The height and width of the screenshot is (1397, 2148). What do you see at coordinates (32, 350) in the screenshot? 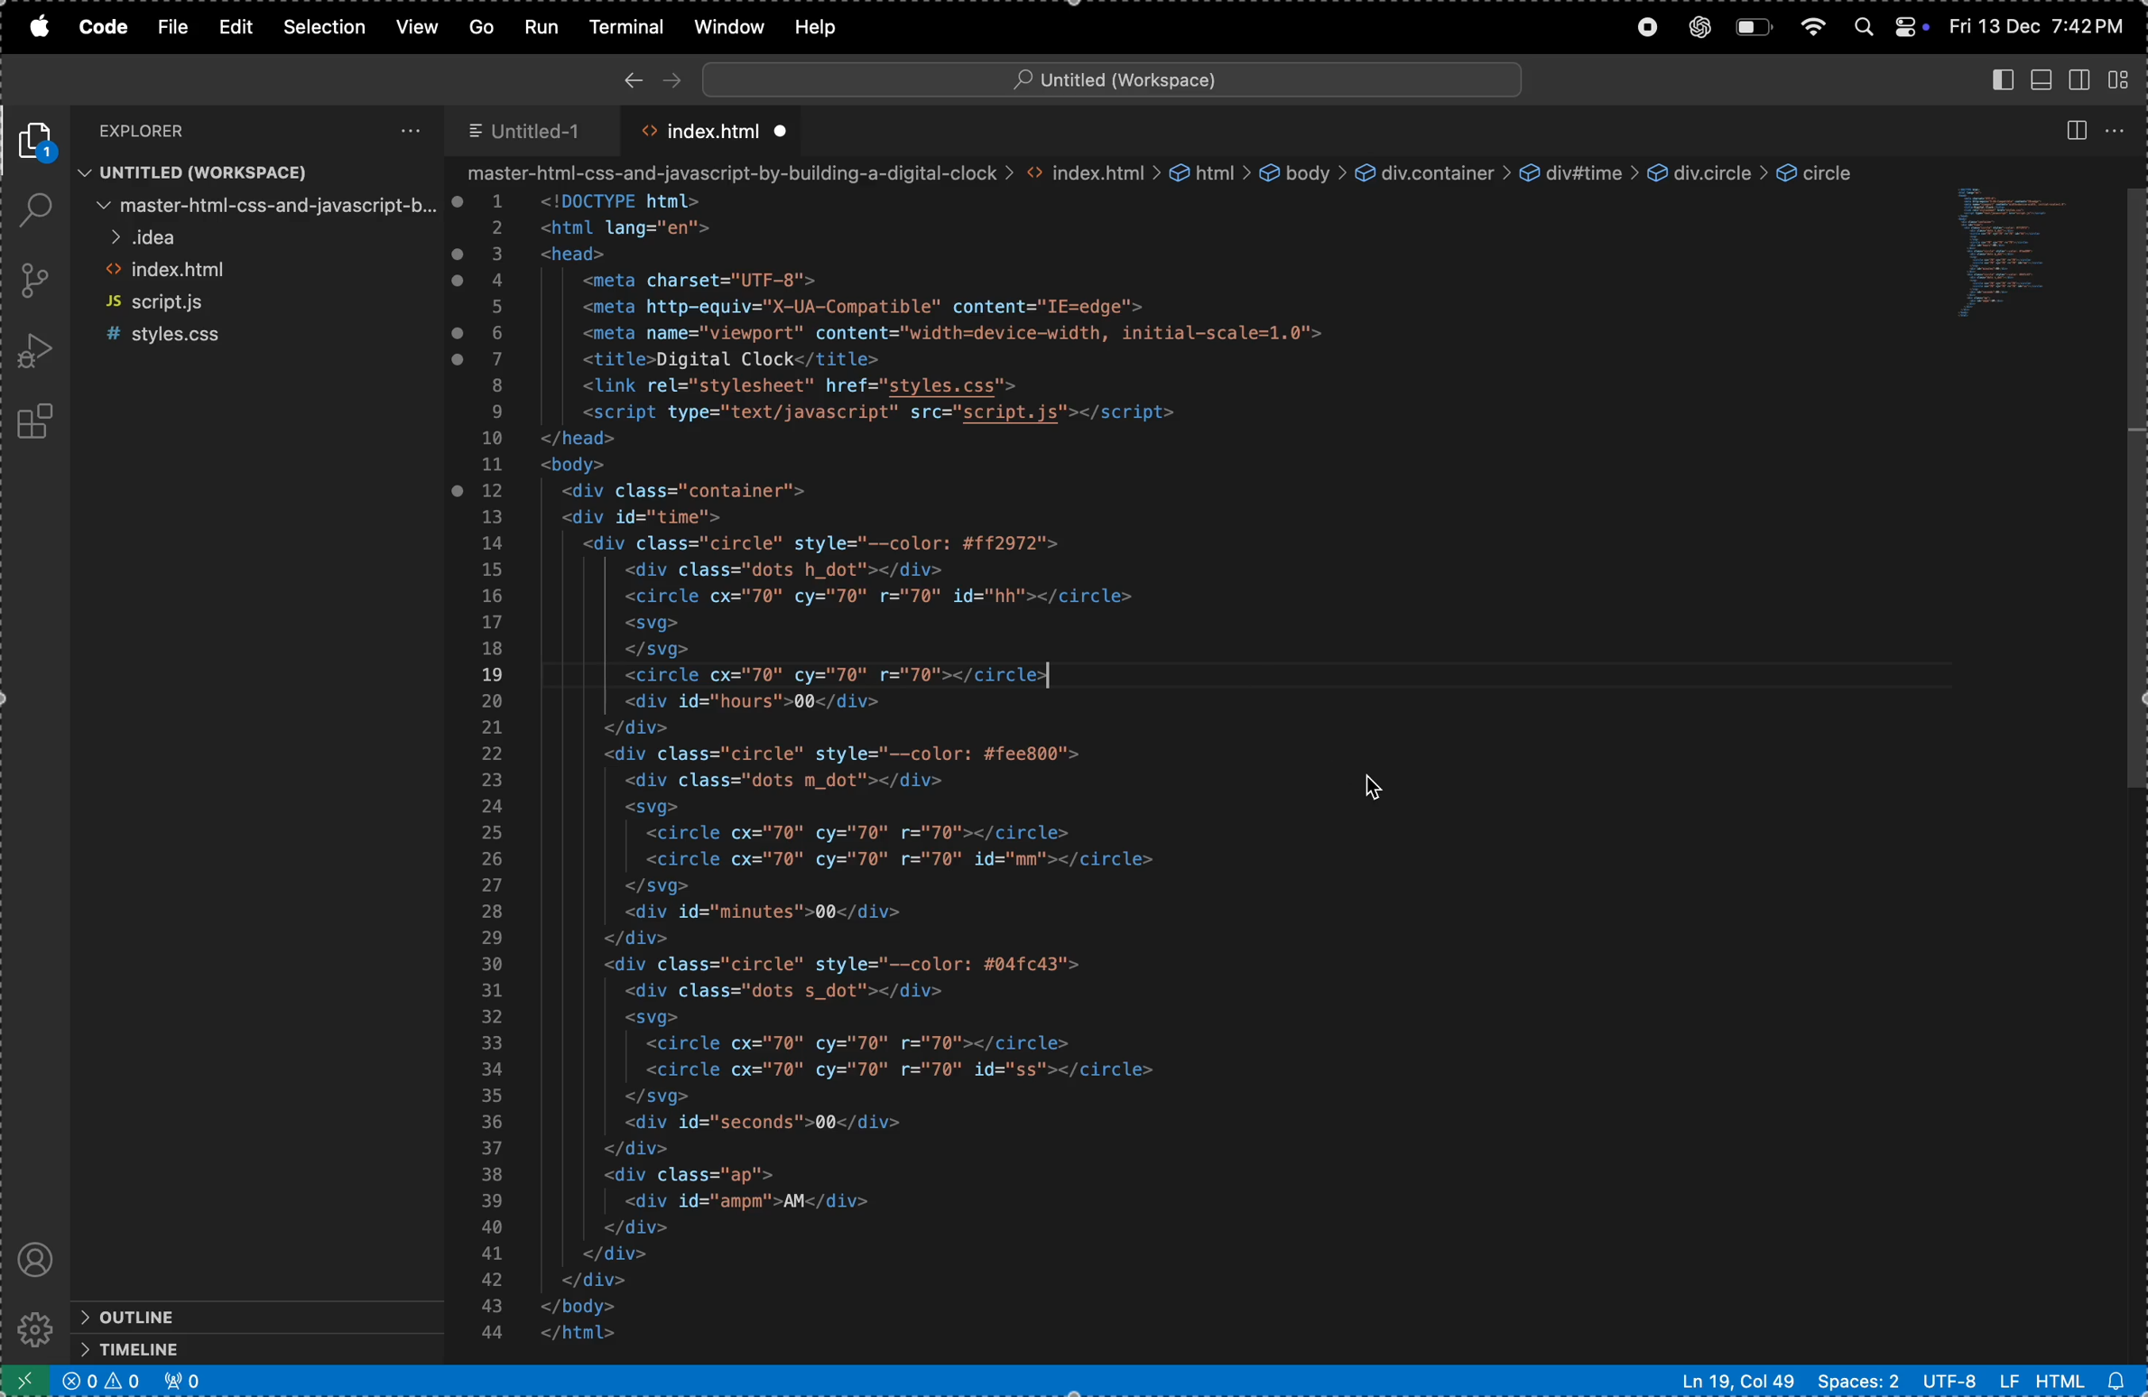
I see `run debug` at bounding box center [32, 350].